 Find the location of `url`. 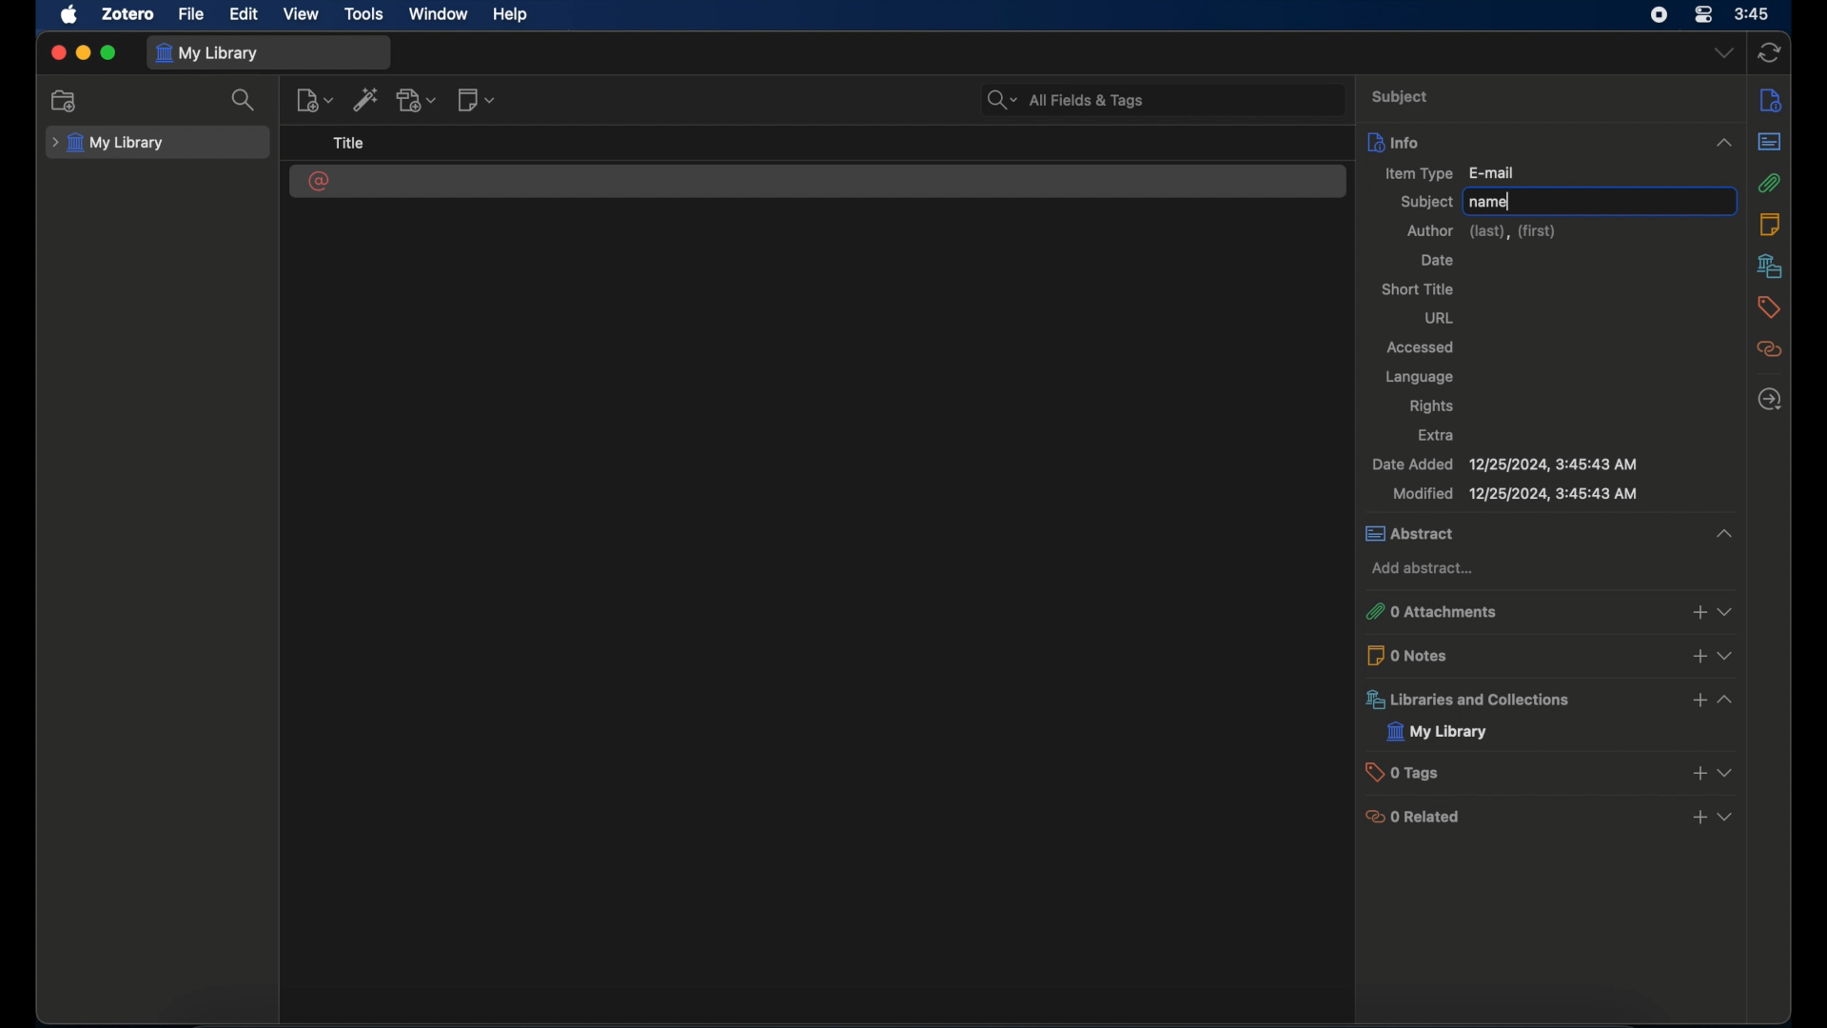

url is located at coordinates (1440, 318).